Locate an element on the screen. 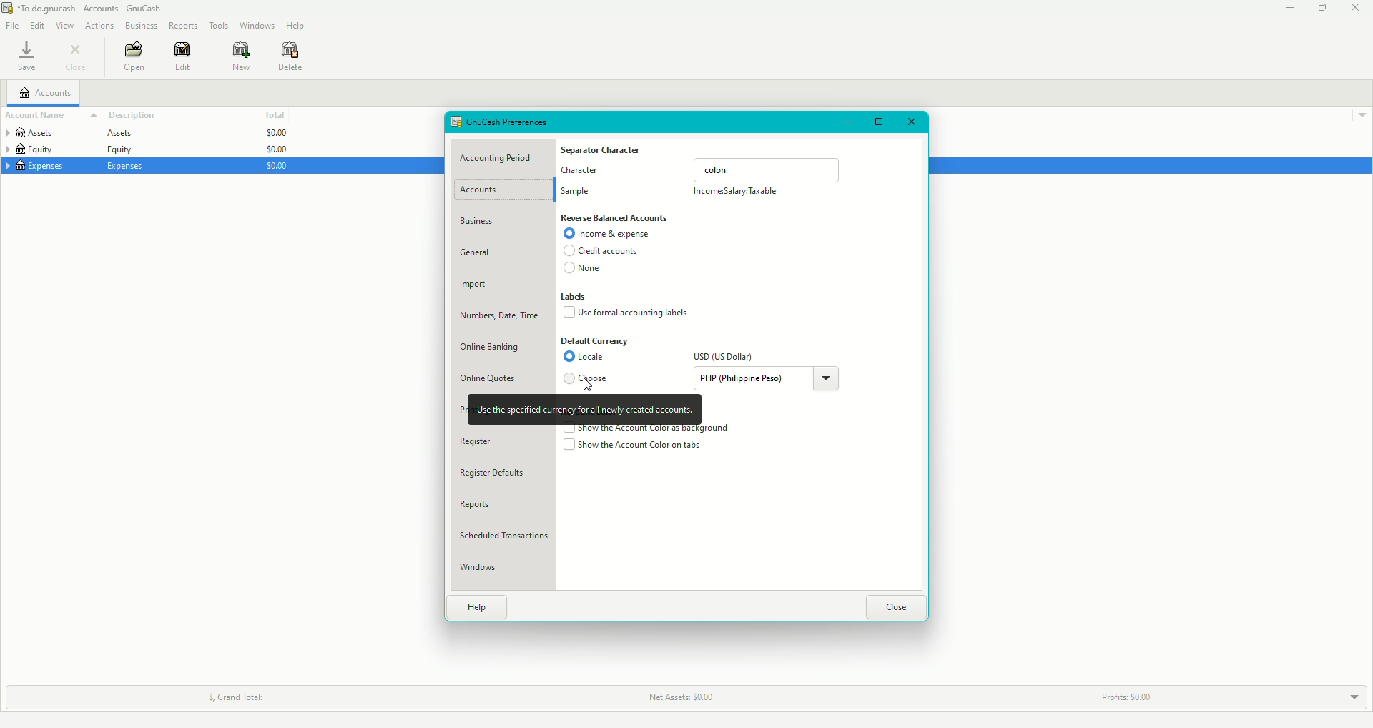 Image resolution: width=1373 pixels, height=728 pixels. Edit is located at coordinates (36, 25).